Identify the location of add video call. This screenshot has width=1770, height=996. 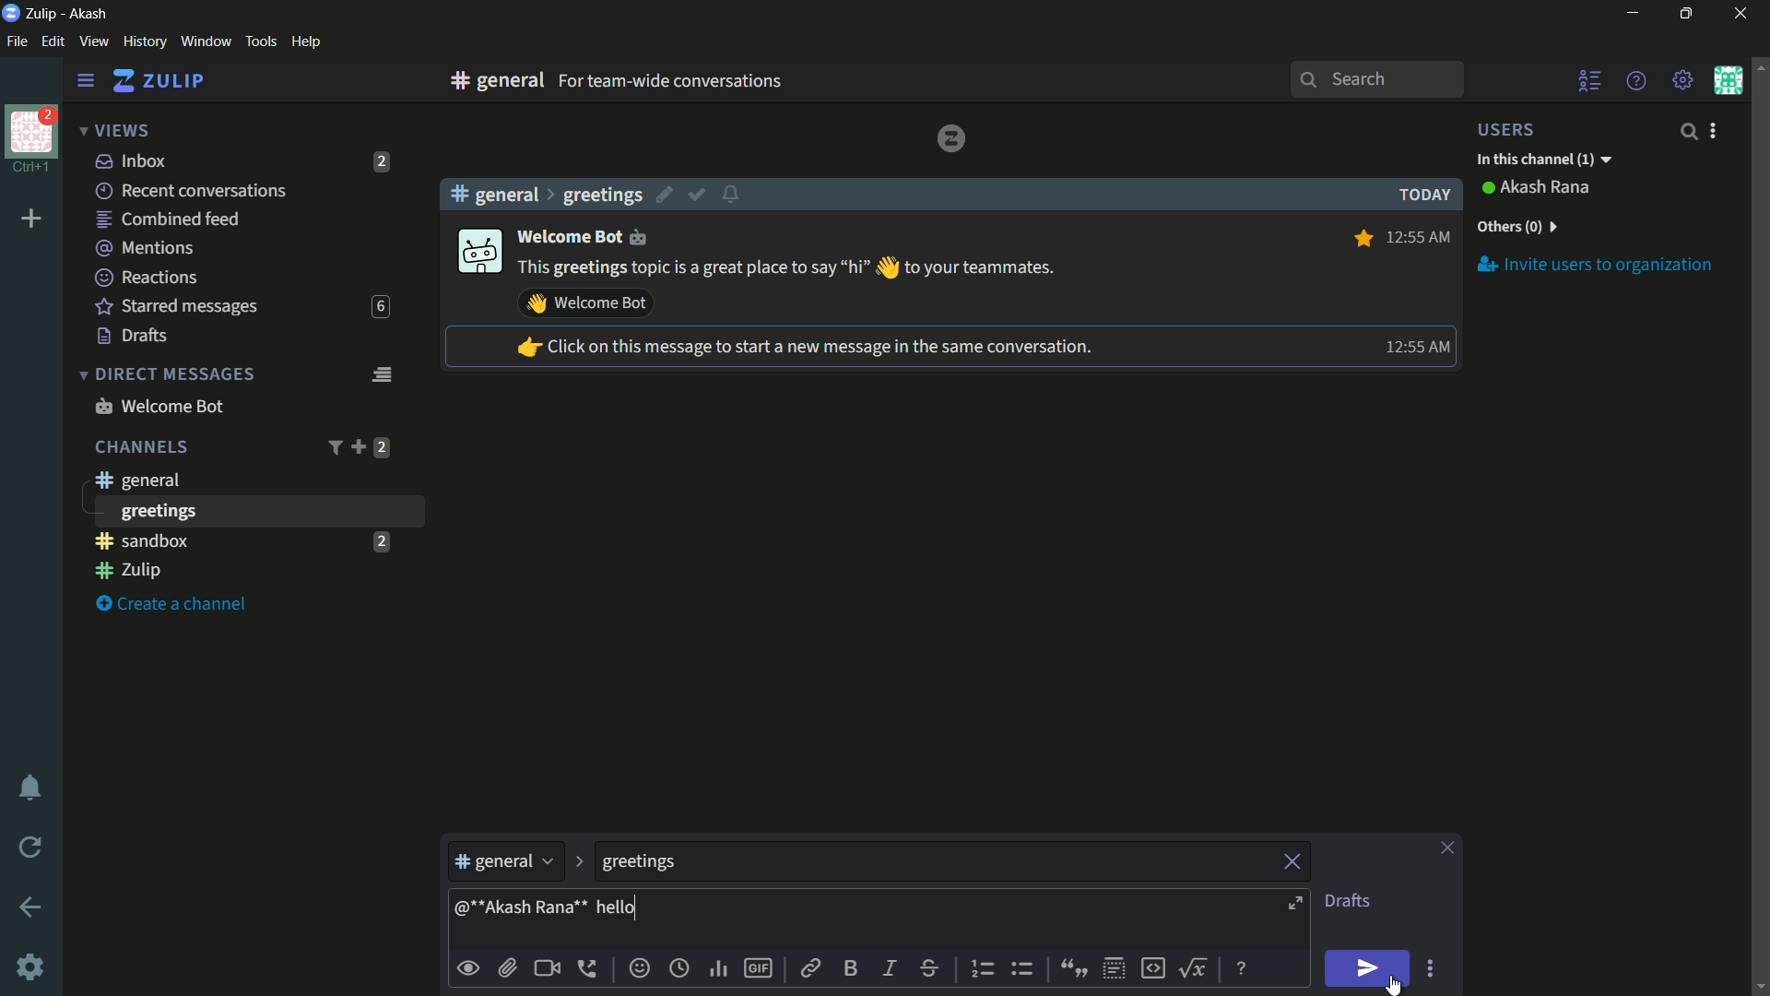
(547, 968).